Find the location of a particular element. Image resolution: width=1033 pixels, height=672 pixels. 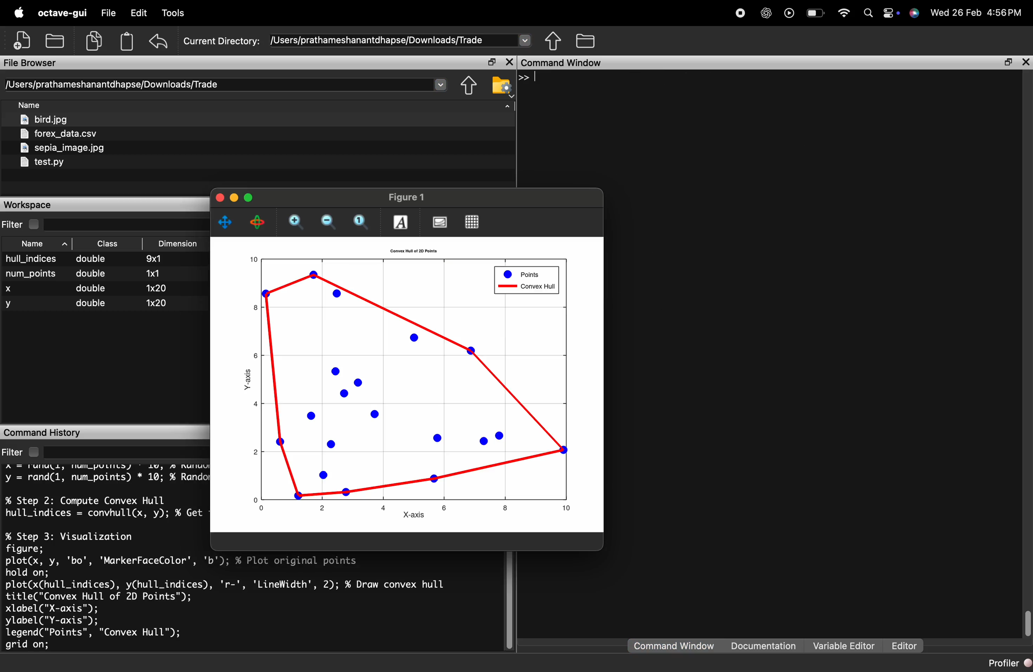

Clipboard  is located at coordinates (127, 42).